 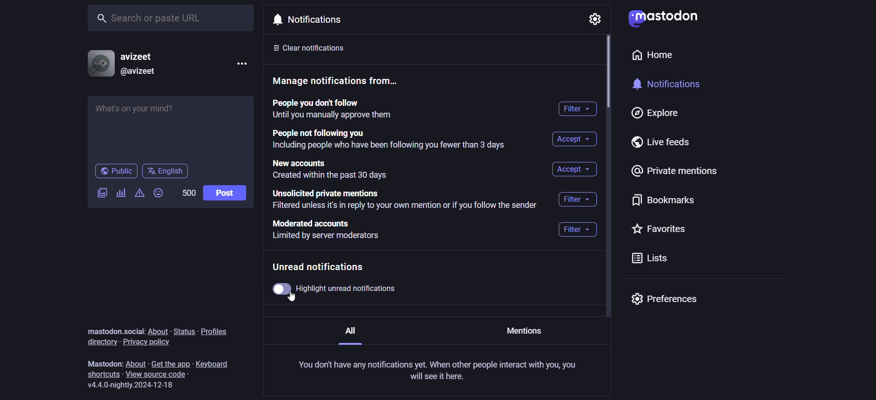 I want to click on People you don't follow until you manually approve them, so click(x=337, y=110).